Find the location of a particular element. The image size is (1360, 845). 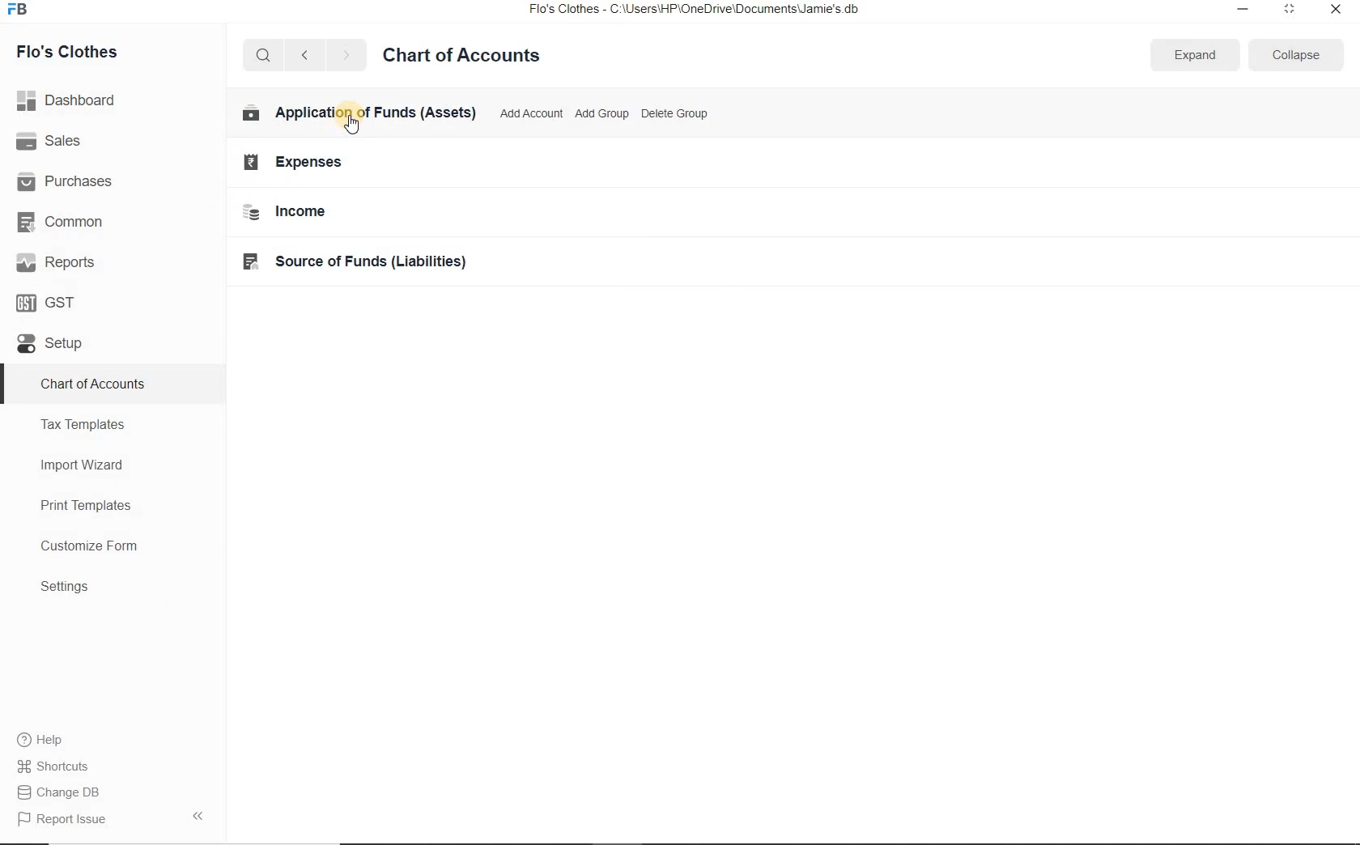

minimize is located at coordinates (1241, 8).